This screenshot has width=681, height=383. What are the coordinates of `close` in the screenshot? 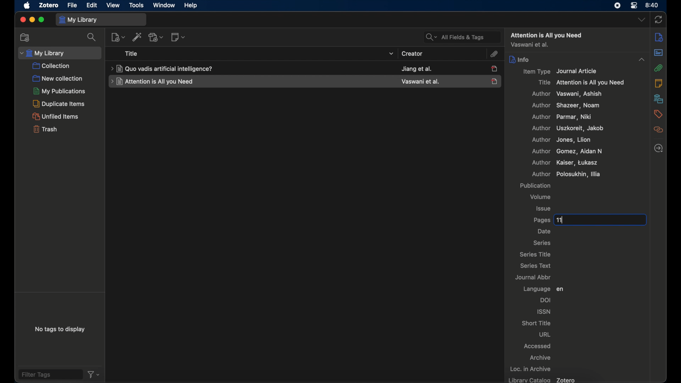 It's located at (22, 20).